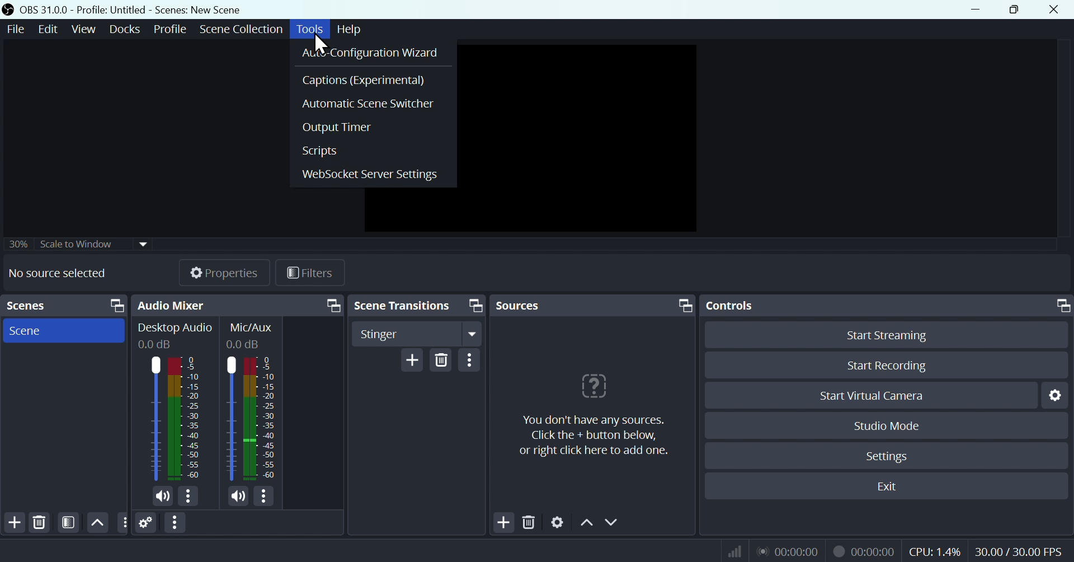  What do you see at coordinates (97, 522) in the screenshot?
I see `Up` at bounding box center [97, 522].